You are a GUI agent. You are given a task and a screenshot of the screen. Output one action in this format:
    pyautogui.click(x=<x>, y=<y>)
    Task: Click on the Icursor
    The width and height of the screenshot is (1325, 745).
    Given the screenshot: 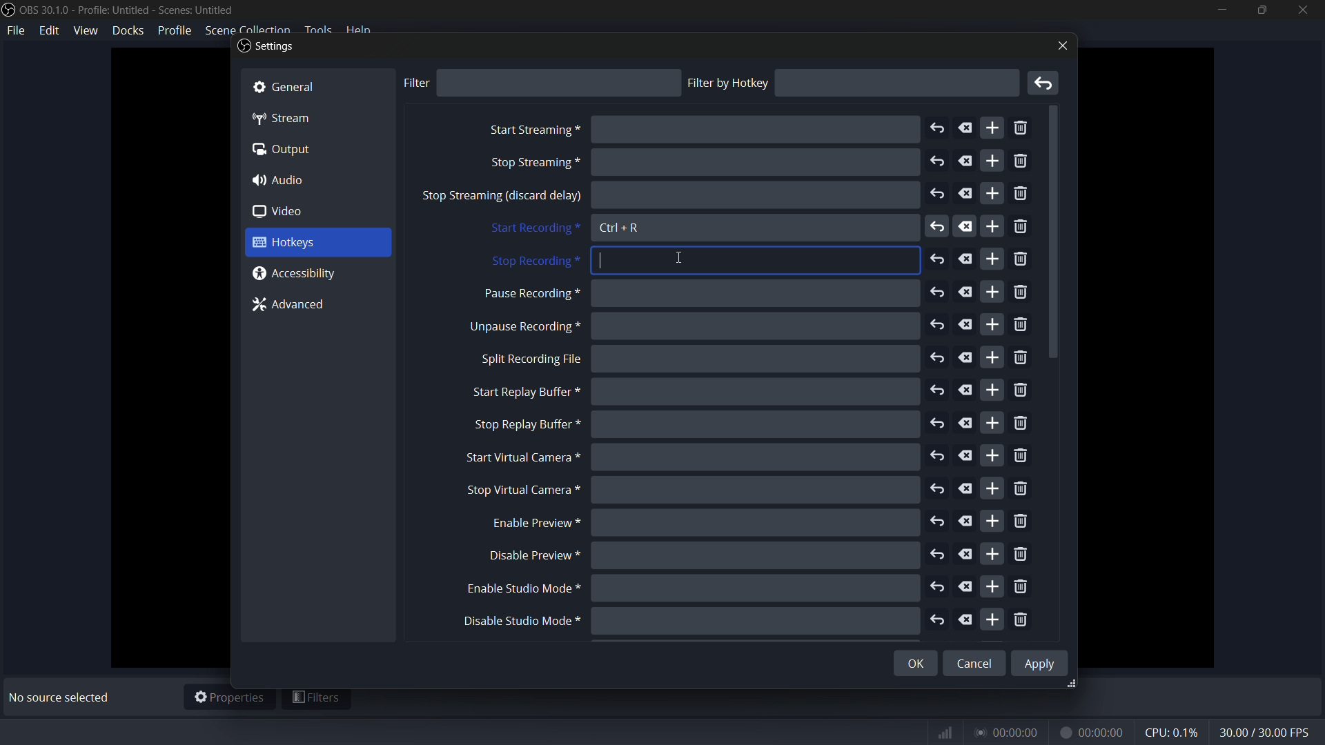 What is the action you would take?
    pyautogui.click(x=601, y=257)
    